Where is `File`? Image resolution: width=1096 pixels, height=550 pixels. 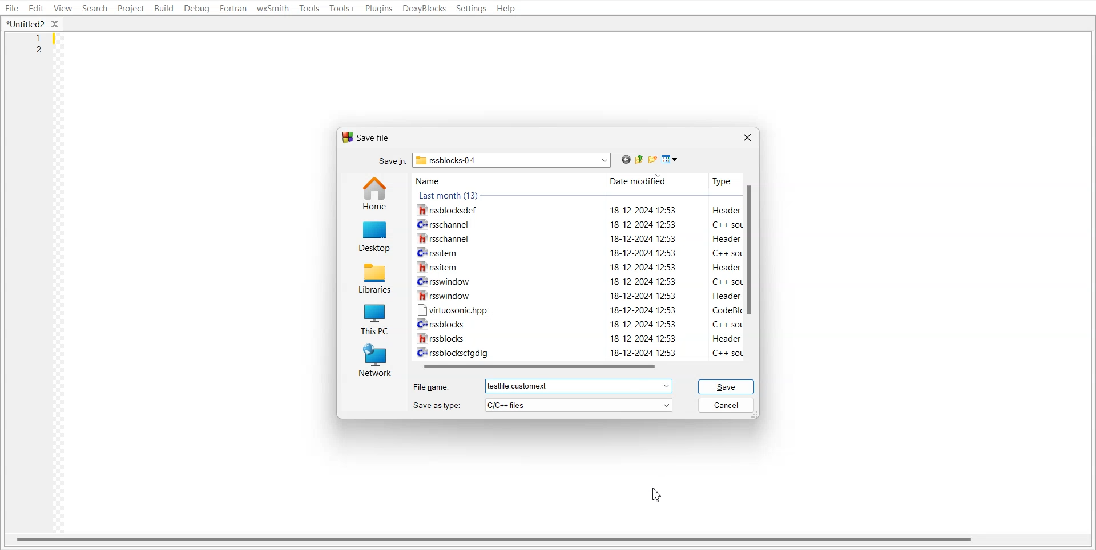 File is located at coordinates (12, 8).